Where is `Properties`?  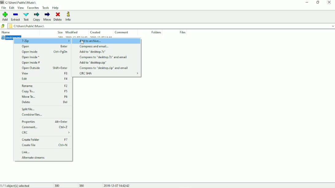
Properties is located at coordinates (45, 122).